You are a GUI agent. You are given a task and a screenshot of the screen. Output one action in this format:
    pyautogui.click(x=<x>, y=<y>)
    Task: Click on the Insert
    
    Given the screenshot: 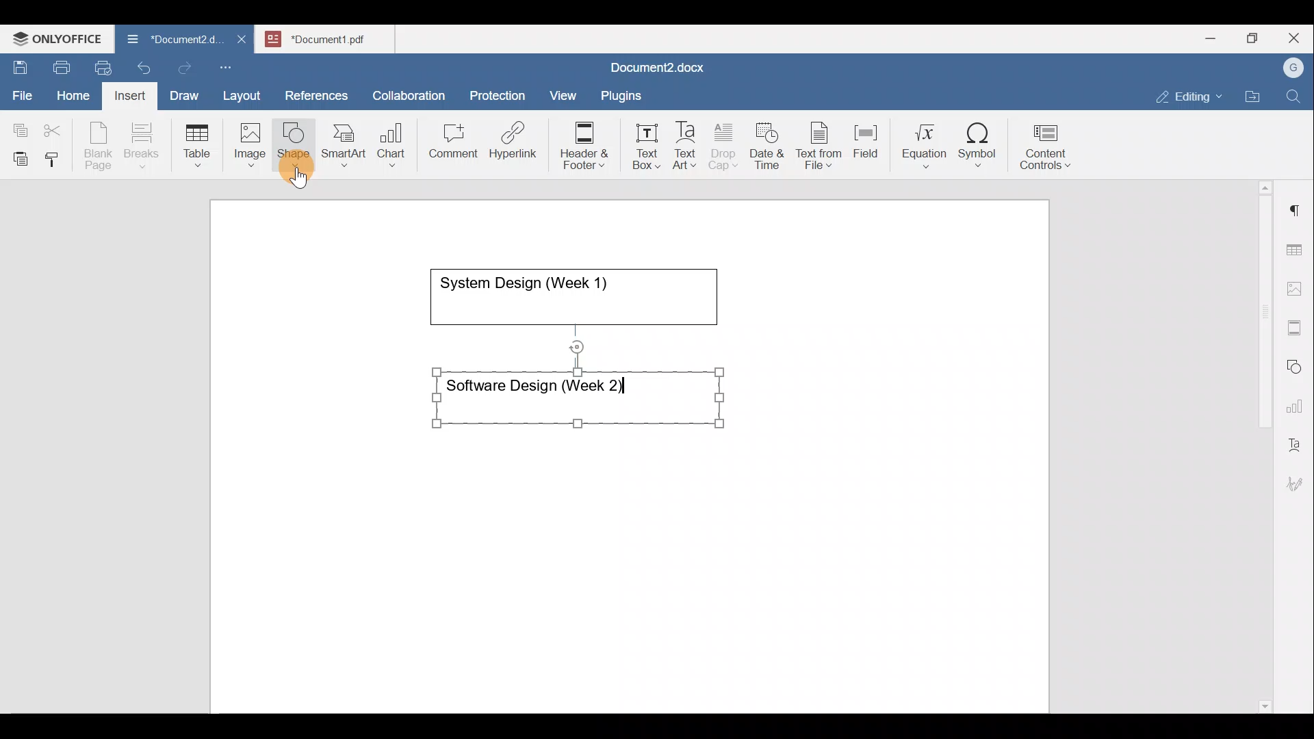 What is the action you would take?
    pyautogui.click(x=126, y=93)
    